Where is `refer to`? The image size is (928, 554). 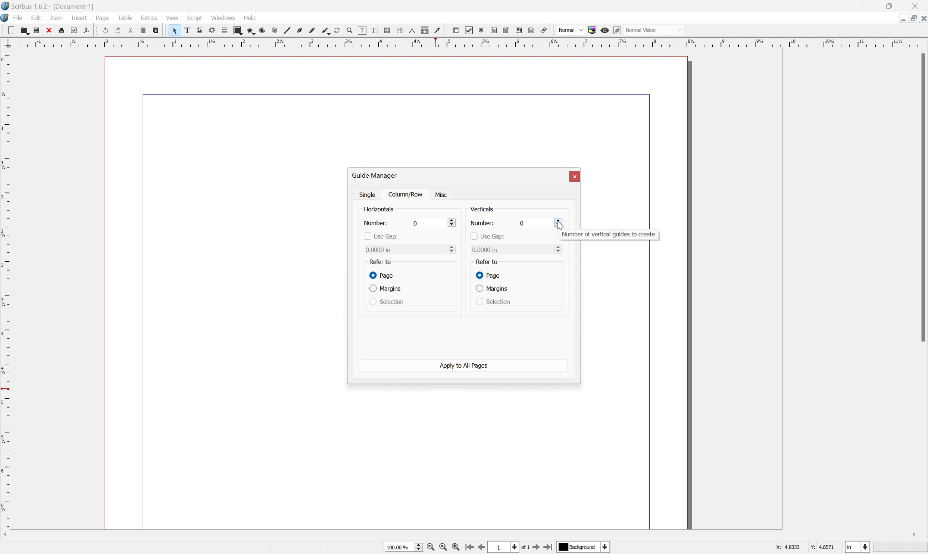 refer to is located at coordinates (381, 261).